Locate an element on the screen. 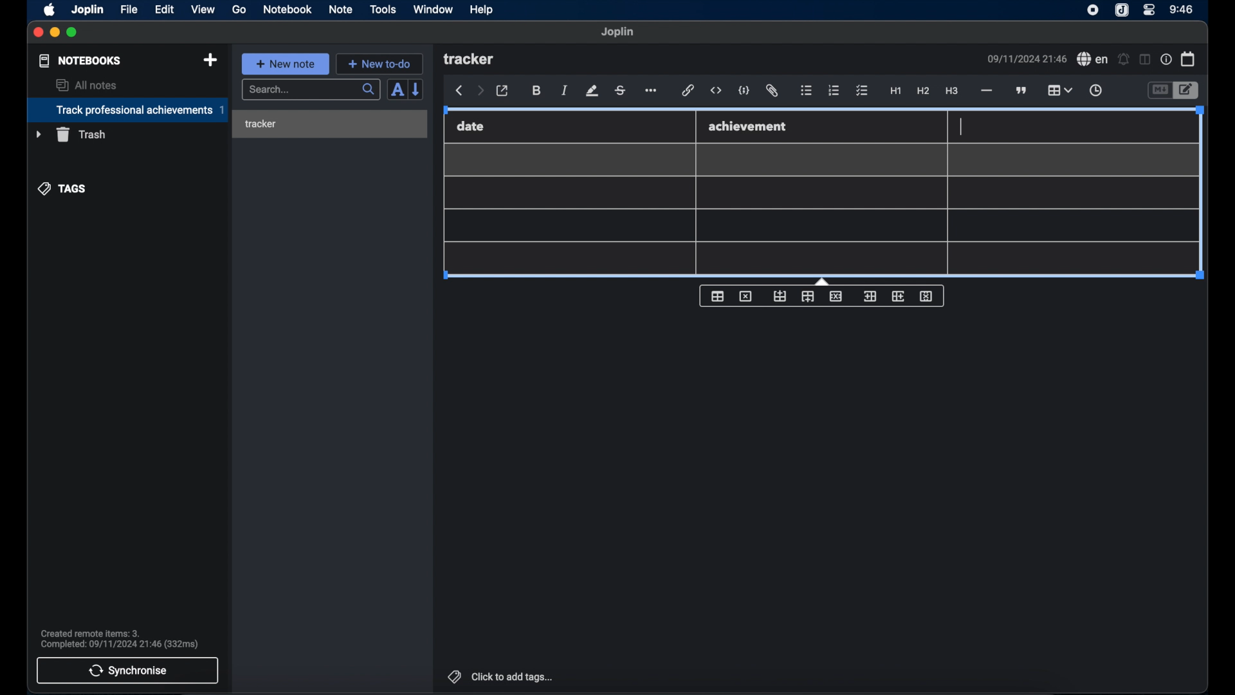  go is located at coordinates (240, 10).